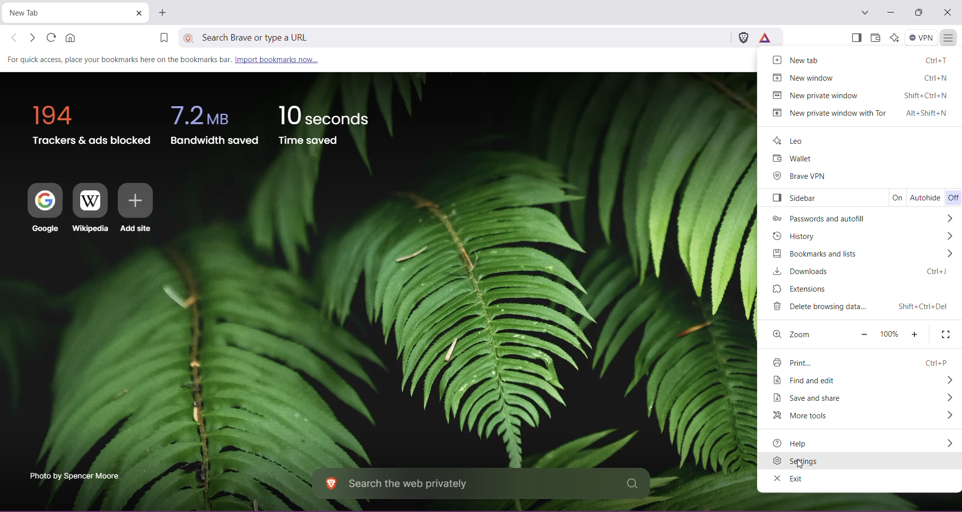 The image size is (962, 512). Describe the element at coordinates (63, 14) in the screenshot. I see `New Tab` at that location.